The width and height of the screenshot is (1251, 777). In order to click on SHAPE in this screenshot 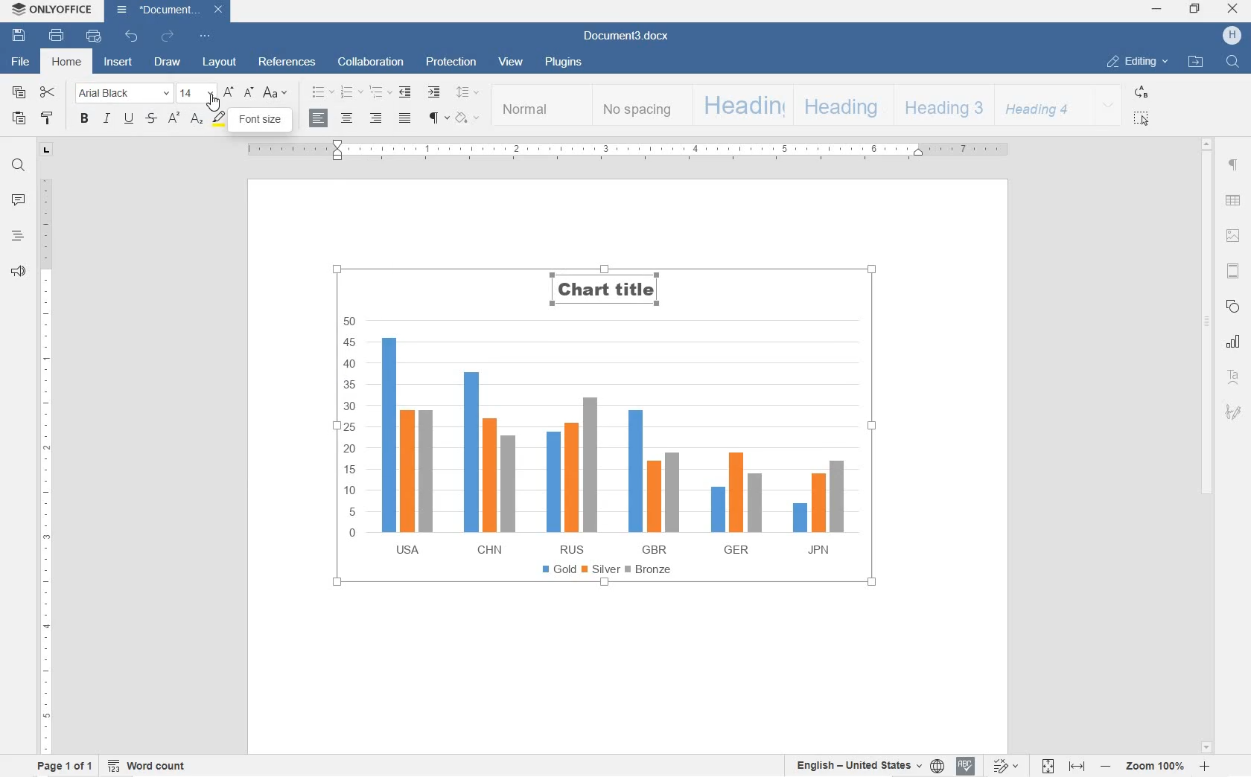, I will do `click(1232, 306)`.